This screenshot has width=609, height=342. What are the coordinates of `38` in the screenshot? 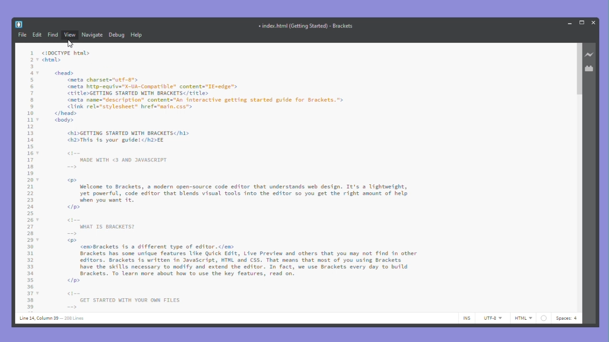 It's located at (30, 301).